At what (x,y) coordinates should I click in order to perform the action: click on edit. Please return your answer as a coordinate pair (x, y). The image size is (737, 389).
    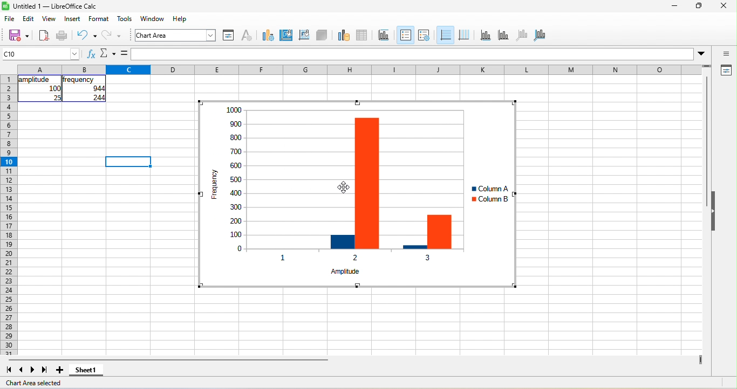
    Looking at the image, I should click on (29, 18).